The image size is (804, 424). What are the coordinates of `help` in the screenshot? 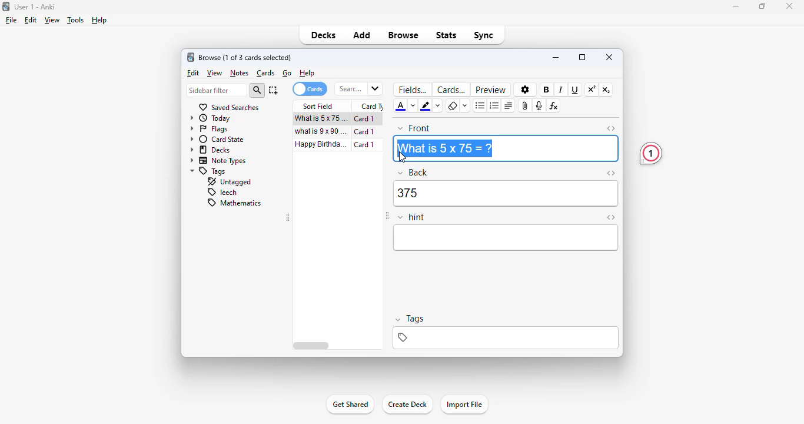 It's located at (99, 21).